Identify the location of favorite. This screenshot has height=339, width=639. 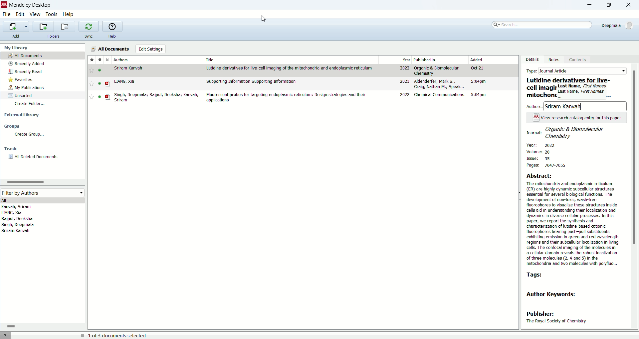
(91, 59).